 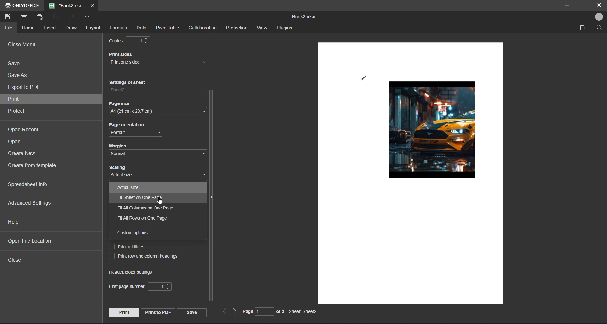 What do you see at coordinates (211, 196) in the screenshot?
I see `vertical scroll bar` at bounding box center [211, 196].